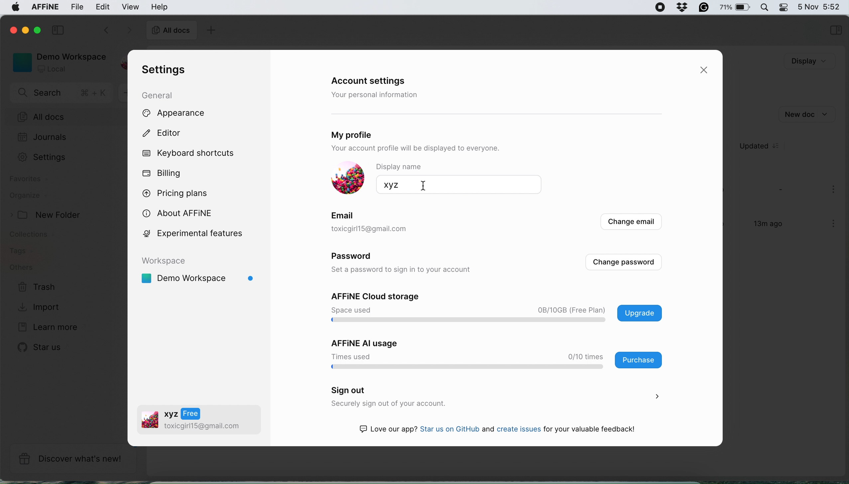  Describe the element at coordinates (63, 94) in the screenshot. I see `search` at that location.